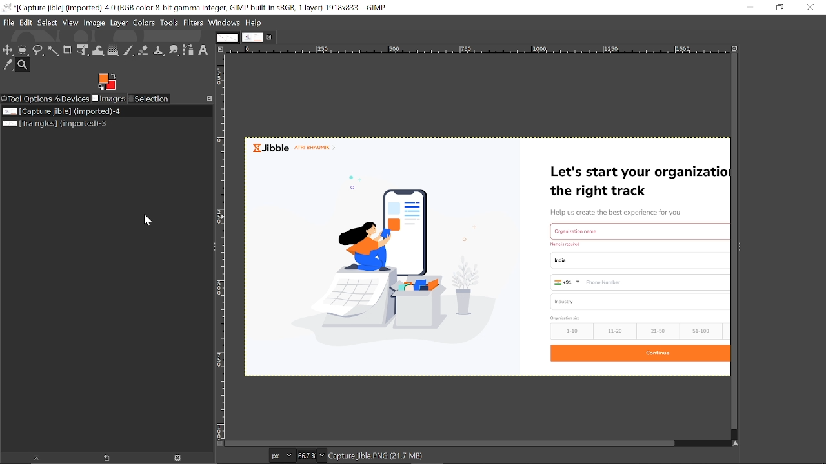 The image size is (826, 464). What do you see at coordinates (176, 458) in the screenshot?
I see `Close this image` at bounding box center [176, 458].